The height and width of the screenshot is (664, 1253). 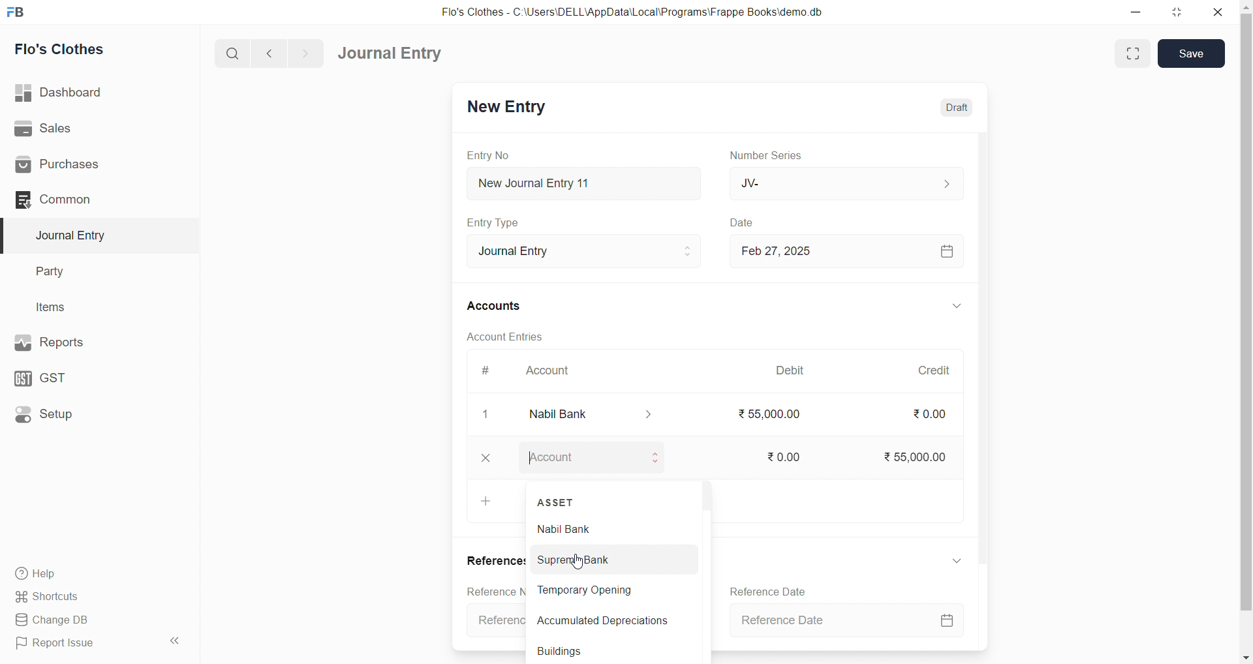 What do you see at coordinates (607, 620) in the screenshot?
I see `Accumulated Depreciations` at bounding box center [607, 620].